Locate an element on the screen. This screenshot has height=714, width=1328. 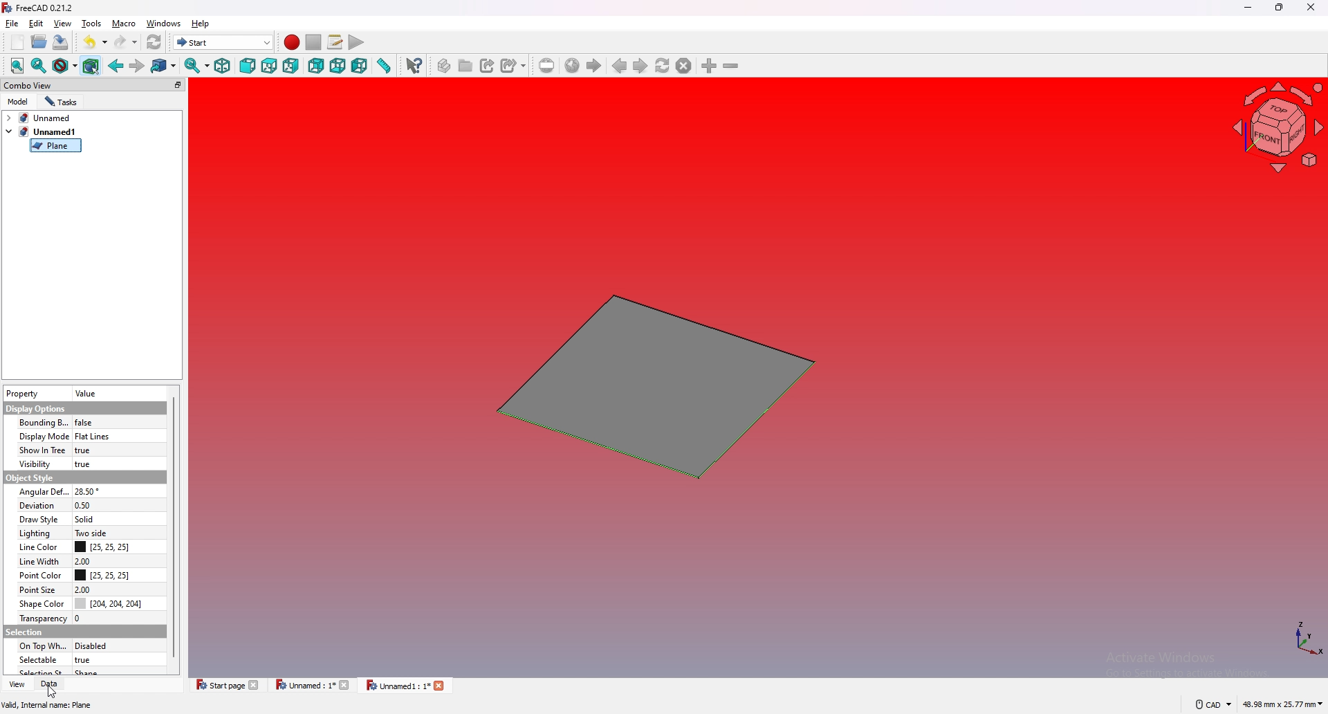
windows is located at coordinates (164, 23).